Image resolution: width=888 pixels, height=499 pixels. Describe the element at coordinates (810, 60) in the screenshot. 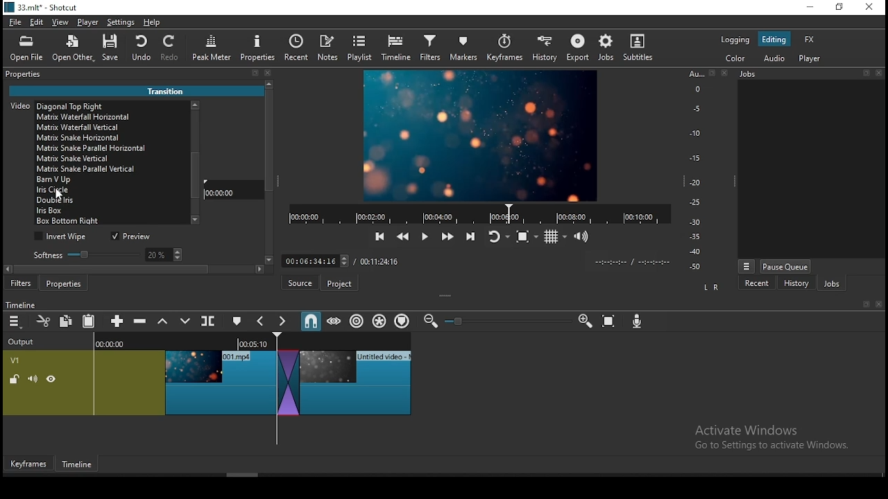

I see `player` at that location.